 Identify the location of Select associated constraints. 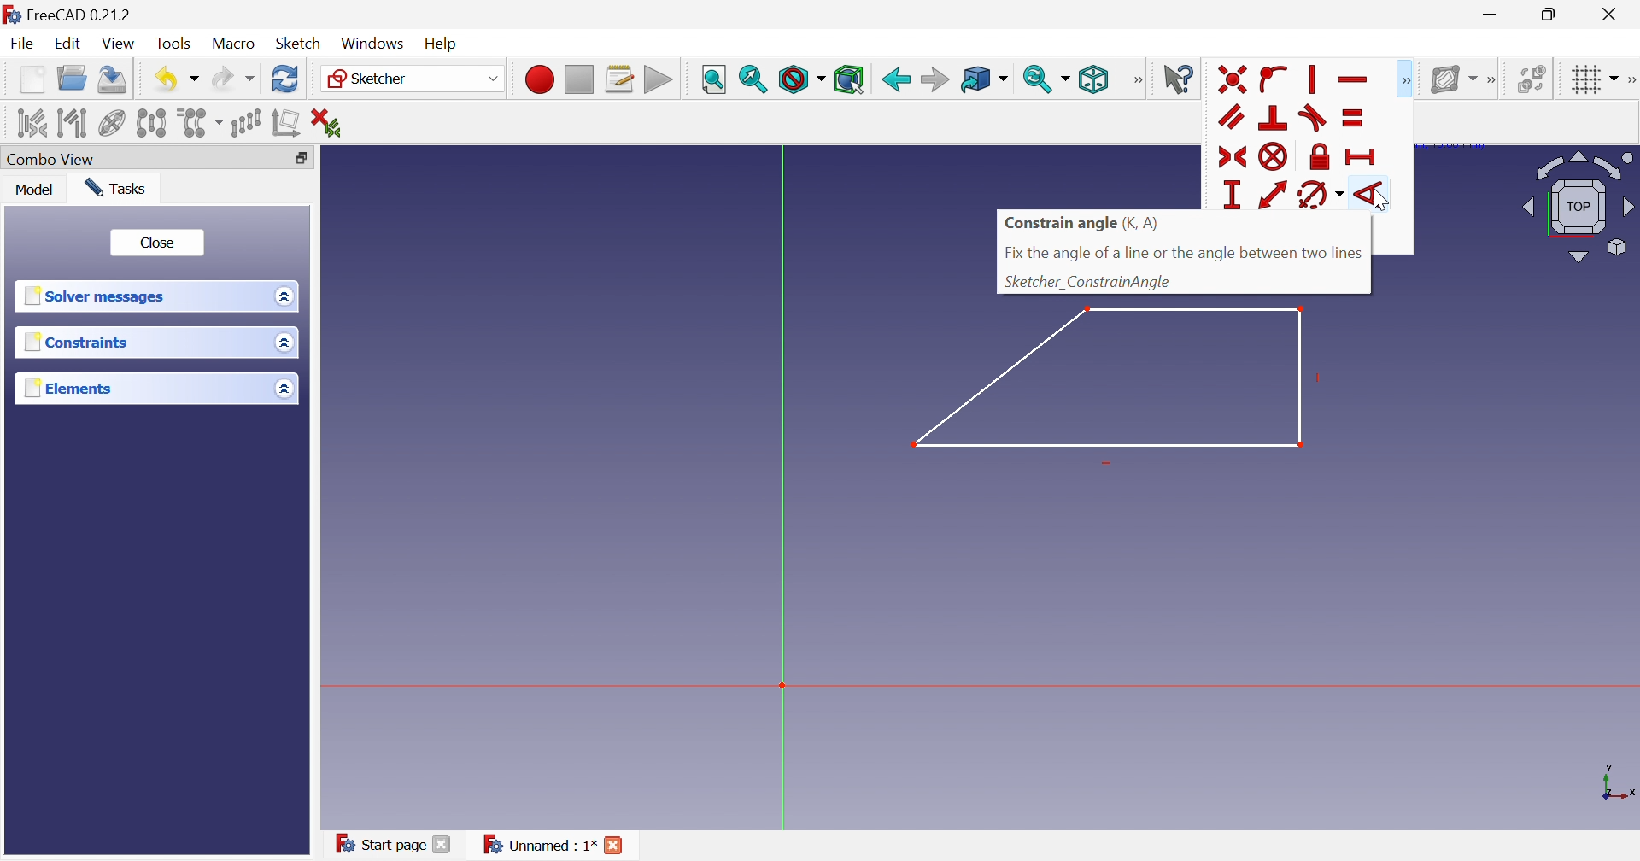
(25, 122).